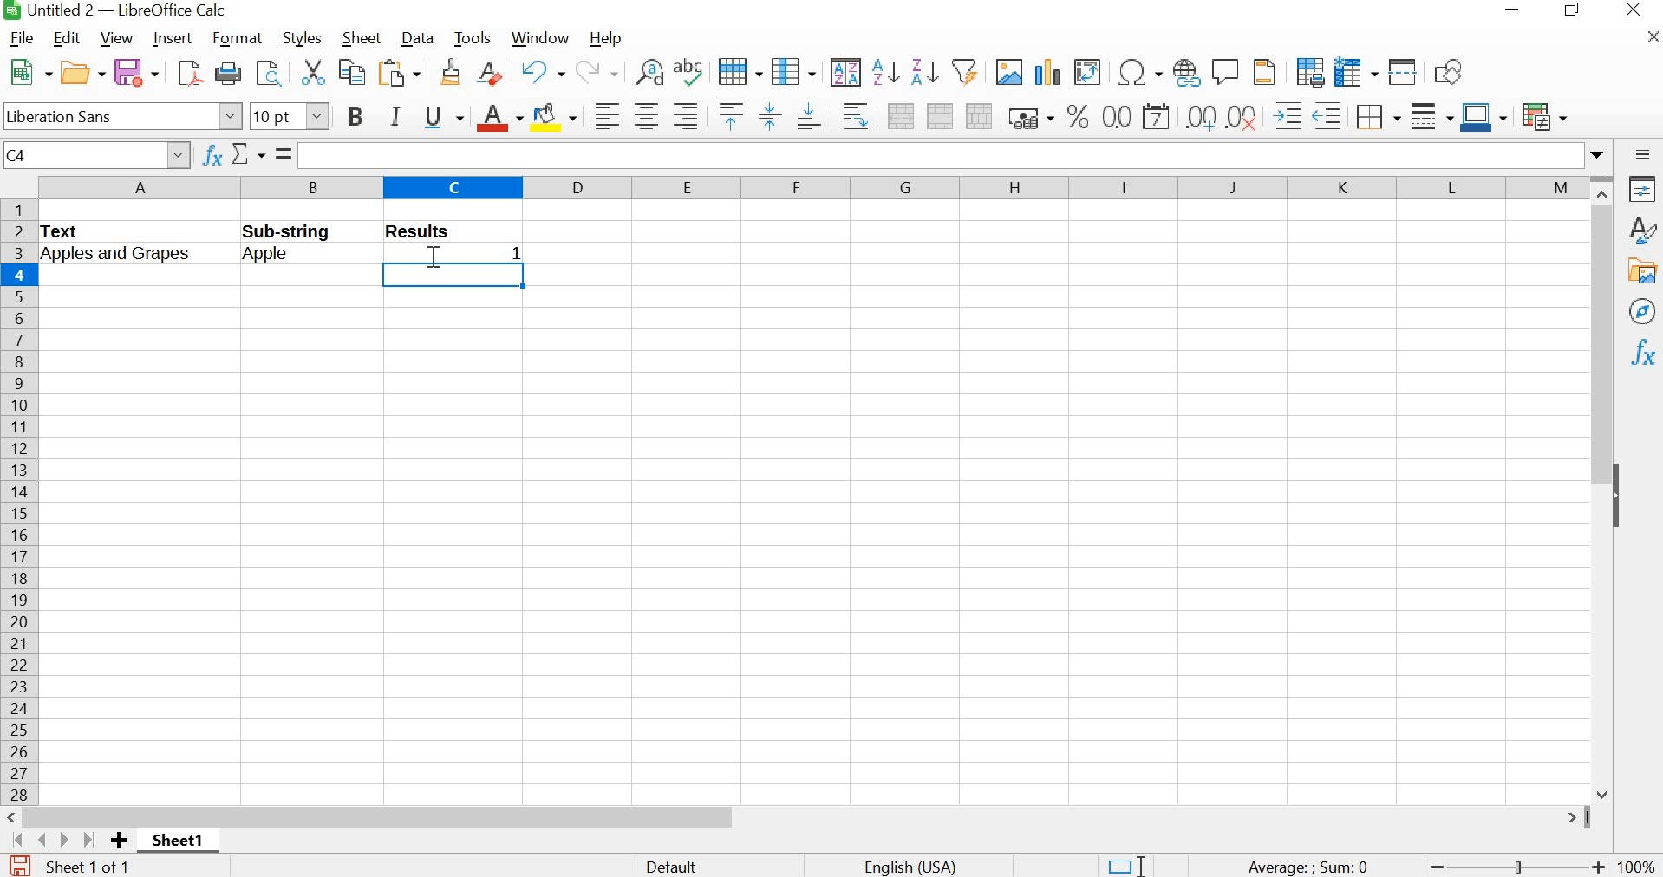 Image resolution: width=1663 pixels, height=877 pixels. Describe the element at coordinates (354, 118) in the screenshot. I see `bold` at that location.